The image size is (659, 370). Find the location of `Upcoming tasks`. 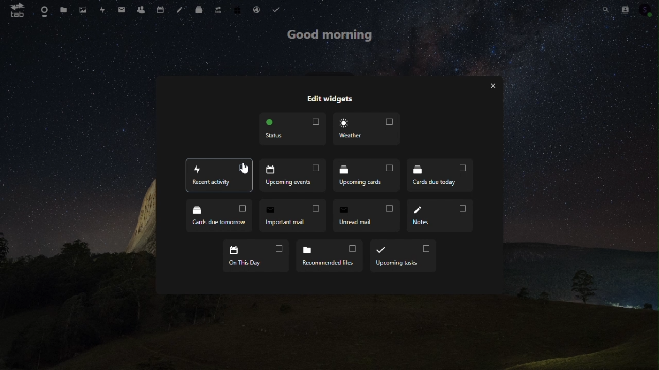

Upcoming tasks is located at coordinates (403, 256).